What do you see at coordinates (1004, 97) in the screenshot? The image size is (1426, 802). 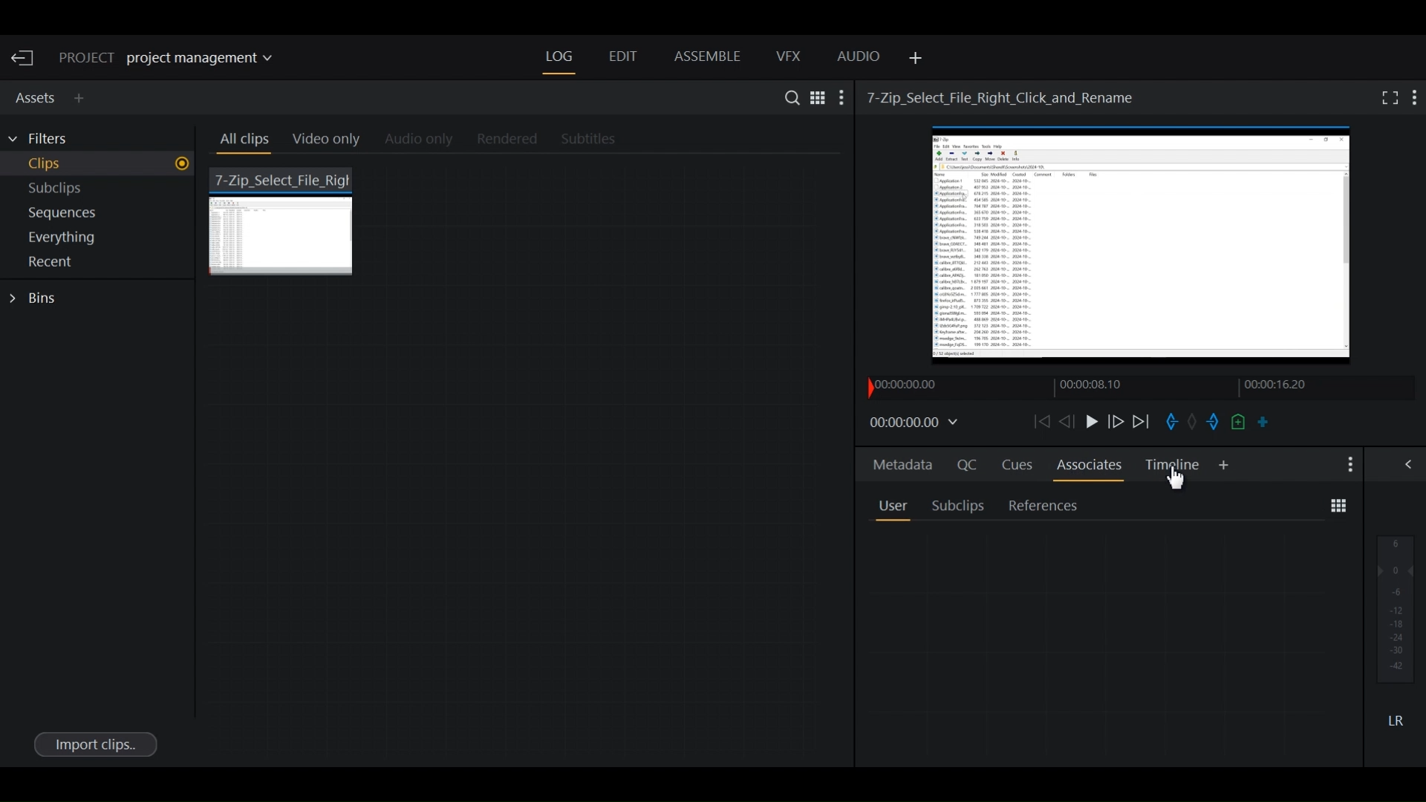 I see `Video Name` at bounding box center [1004, 97].